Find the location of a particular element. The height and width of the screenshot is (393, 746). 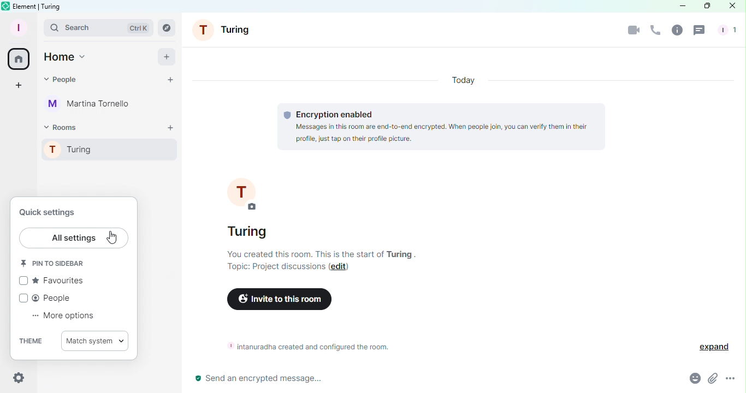

turing is located at coordinates (401, 254).